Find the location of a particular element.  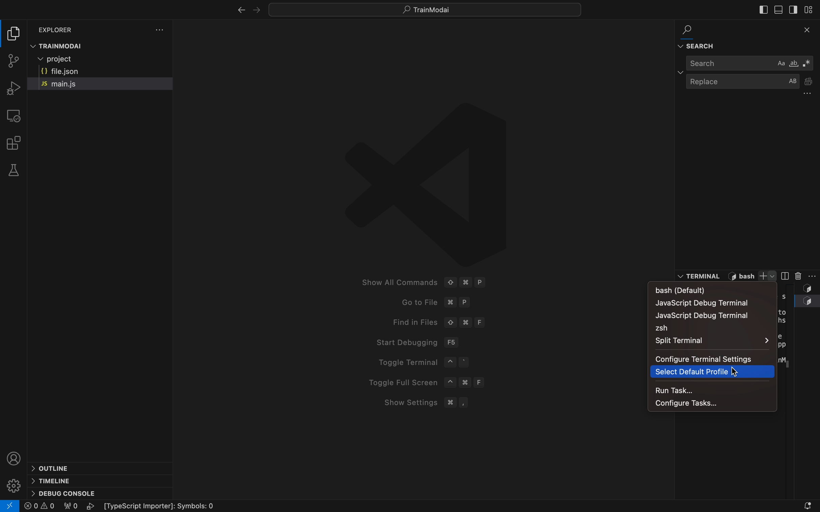

sidebar at left is located at coordinates (762, 10).